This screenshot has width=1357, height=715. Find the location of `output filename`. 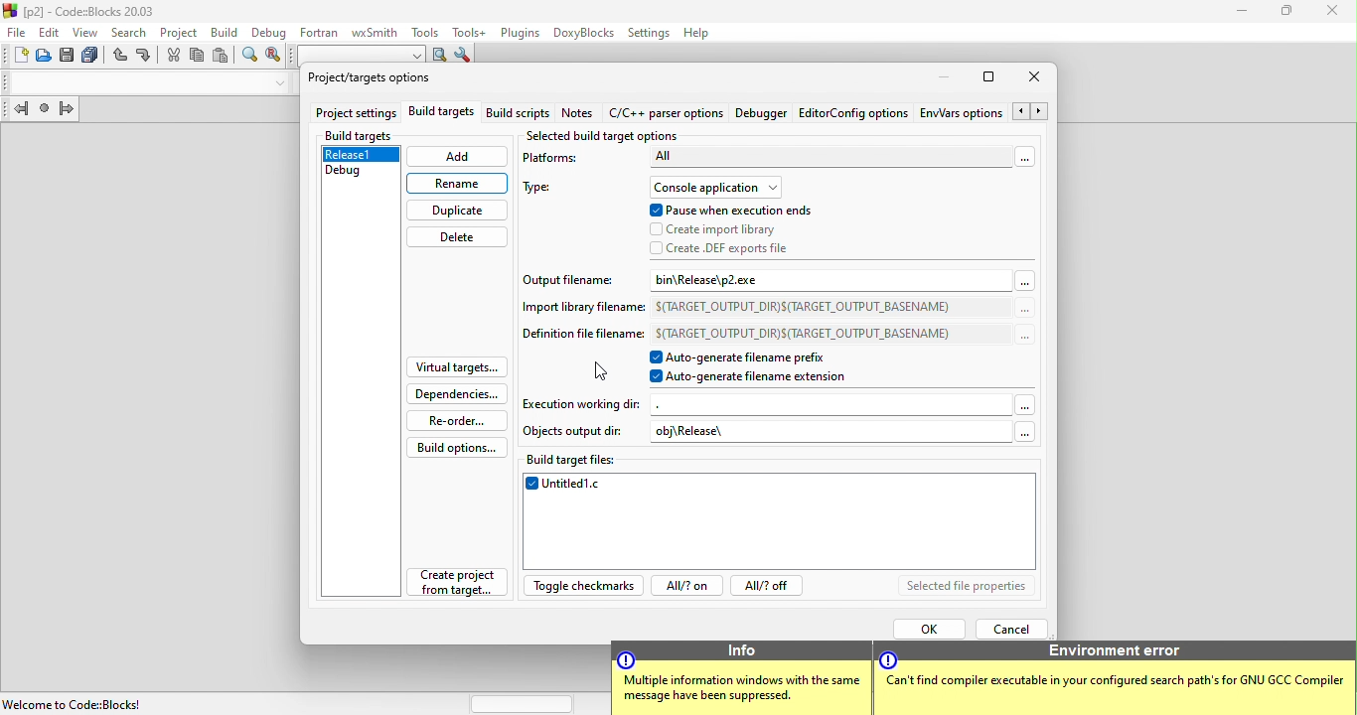

output filename is located at coordinates (568, 283).